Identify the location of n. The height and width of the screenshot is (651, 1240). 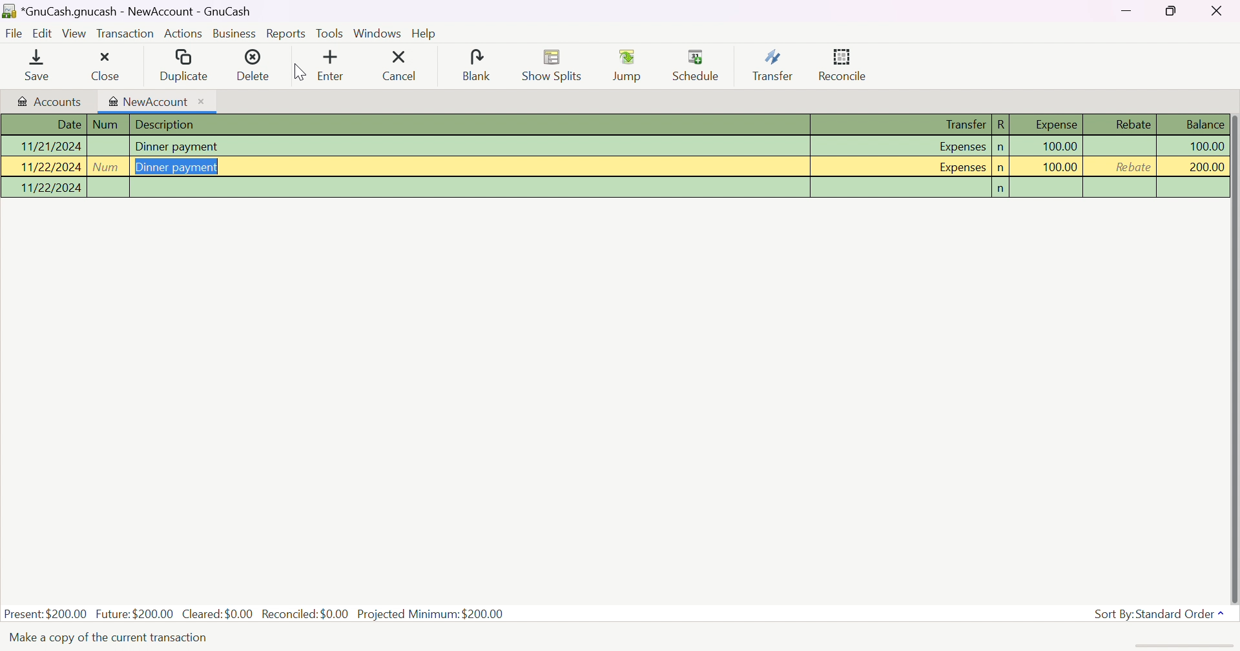
(1000, 190).